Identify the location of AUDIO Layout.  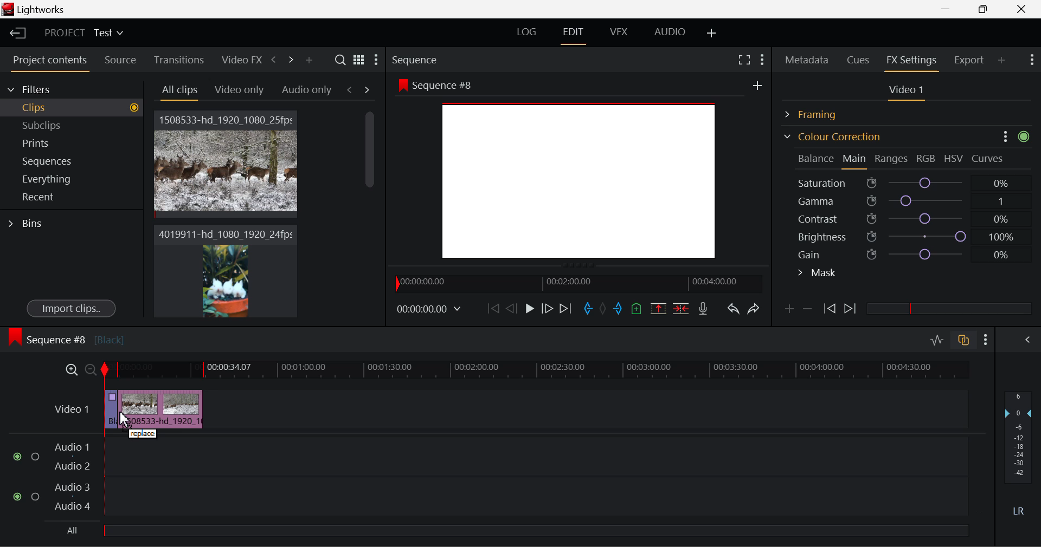
(669, 31).